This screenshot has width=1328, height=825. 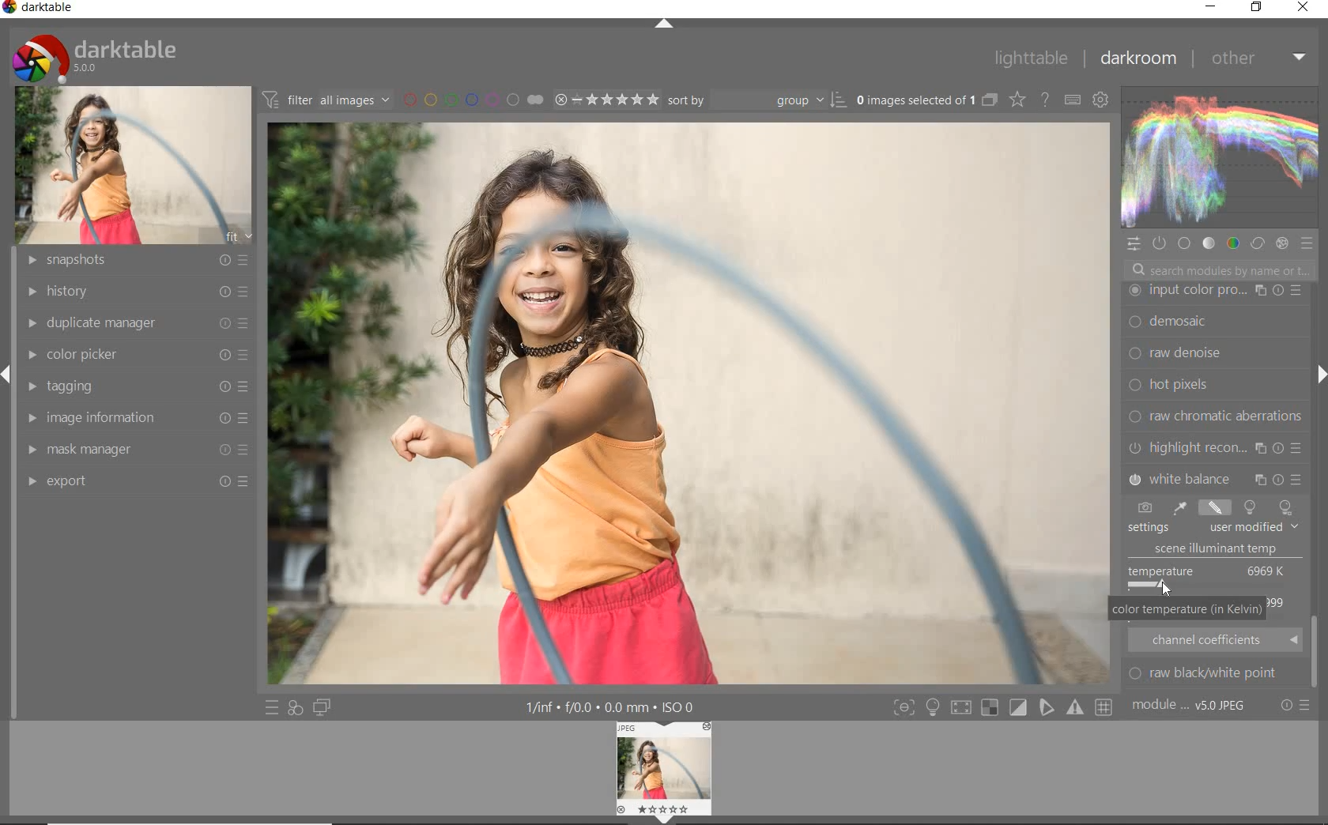 What do you see at coordinates (1216, 639) in the screenshot?
I see `CHANNEL COEFFICIENTS` at bounding box center [1216, 639].